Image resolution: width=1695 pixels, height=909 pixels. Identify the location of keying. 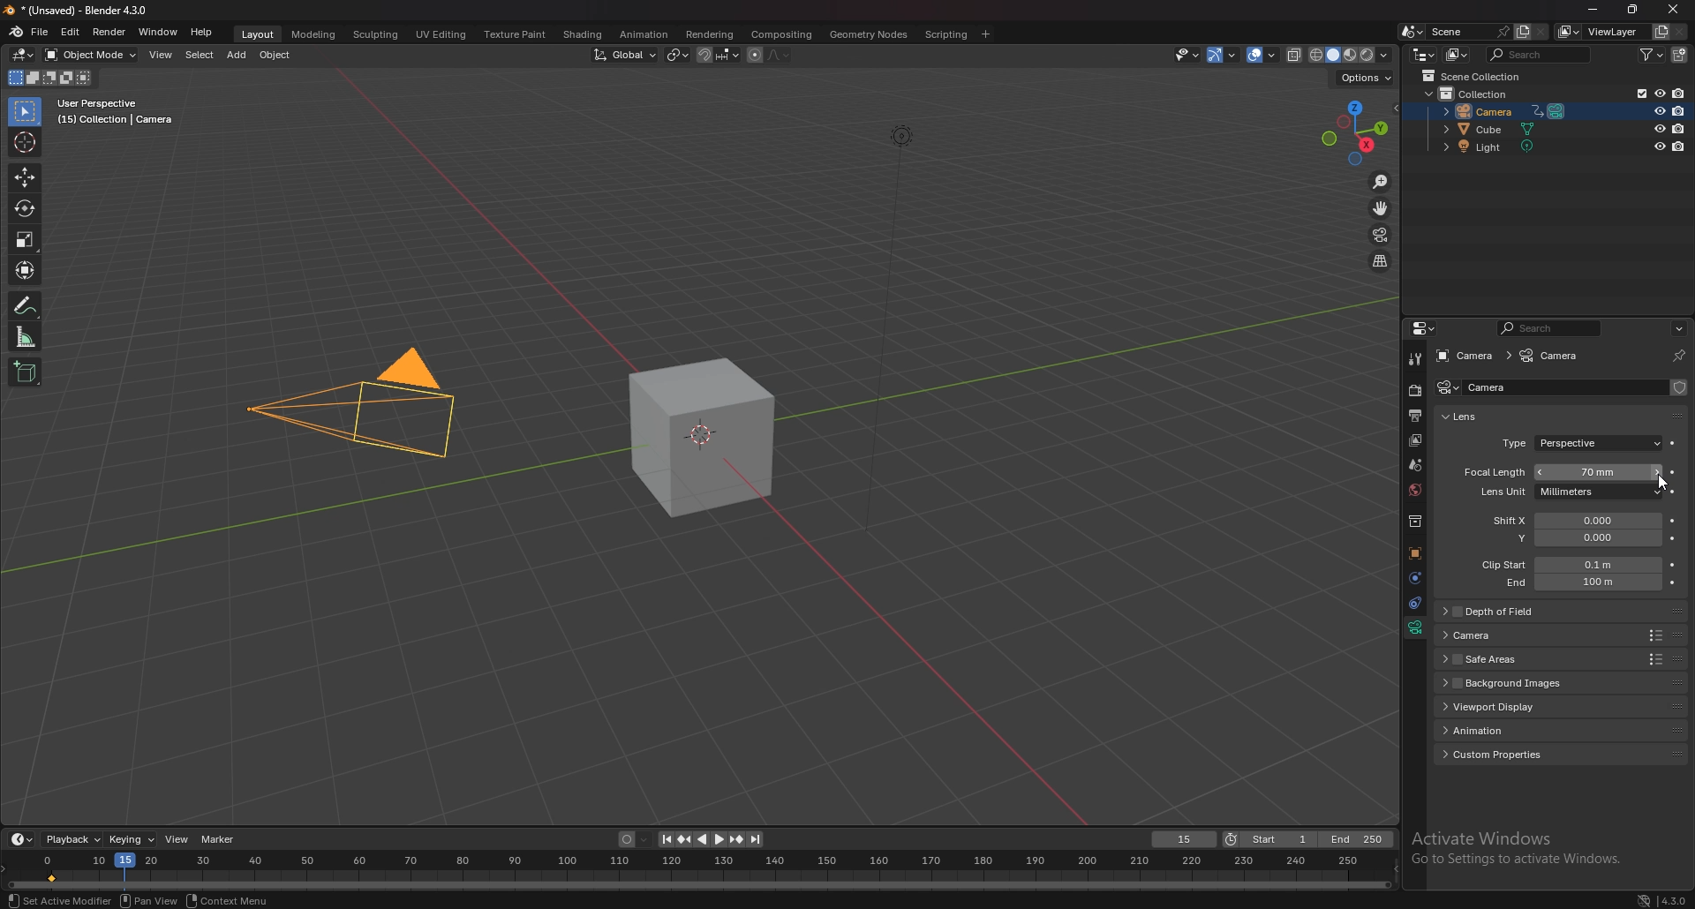
(132, 839).